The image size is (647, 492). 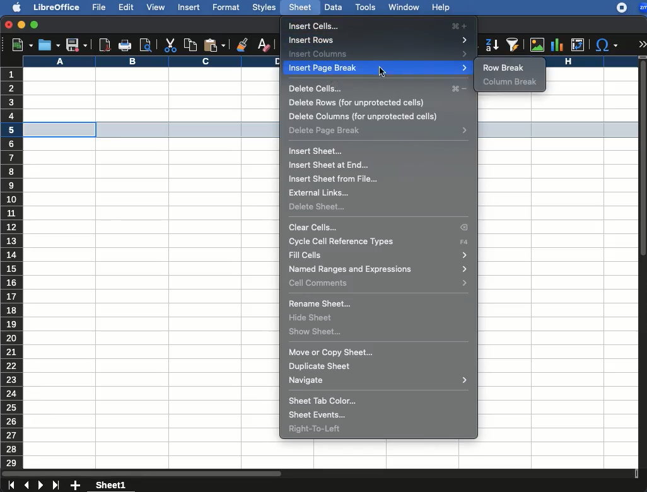 What do you see at coordinates (315, 430) in the screenshot?
I see `right to left` at bounding box center [315, 430].